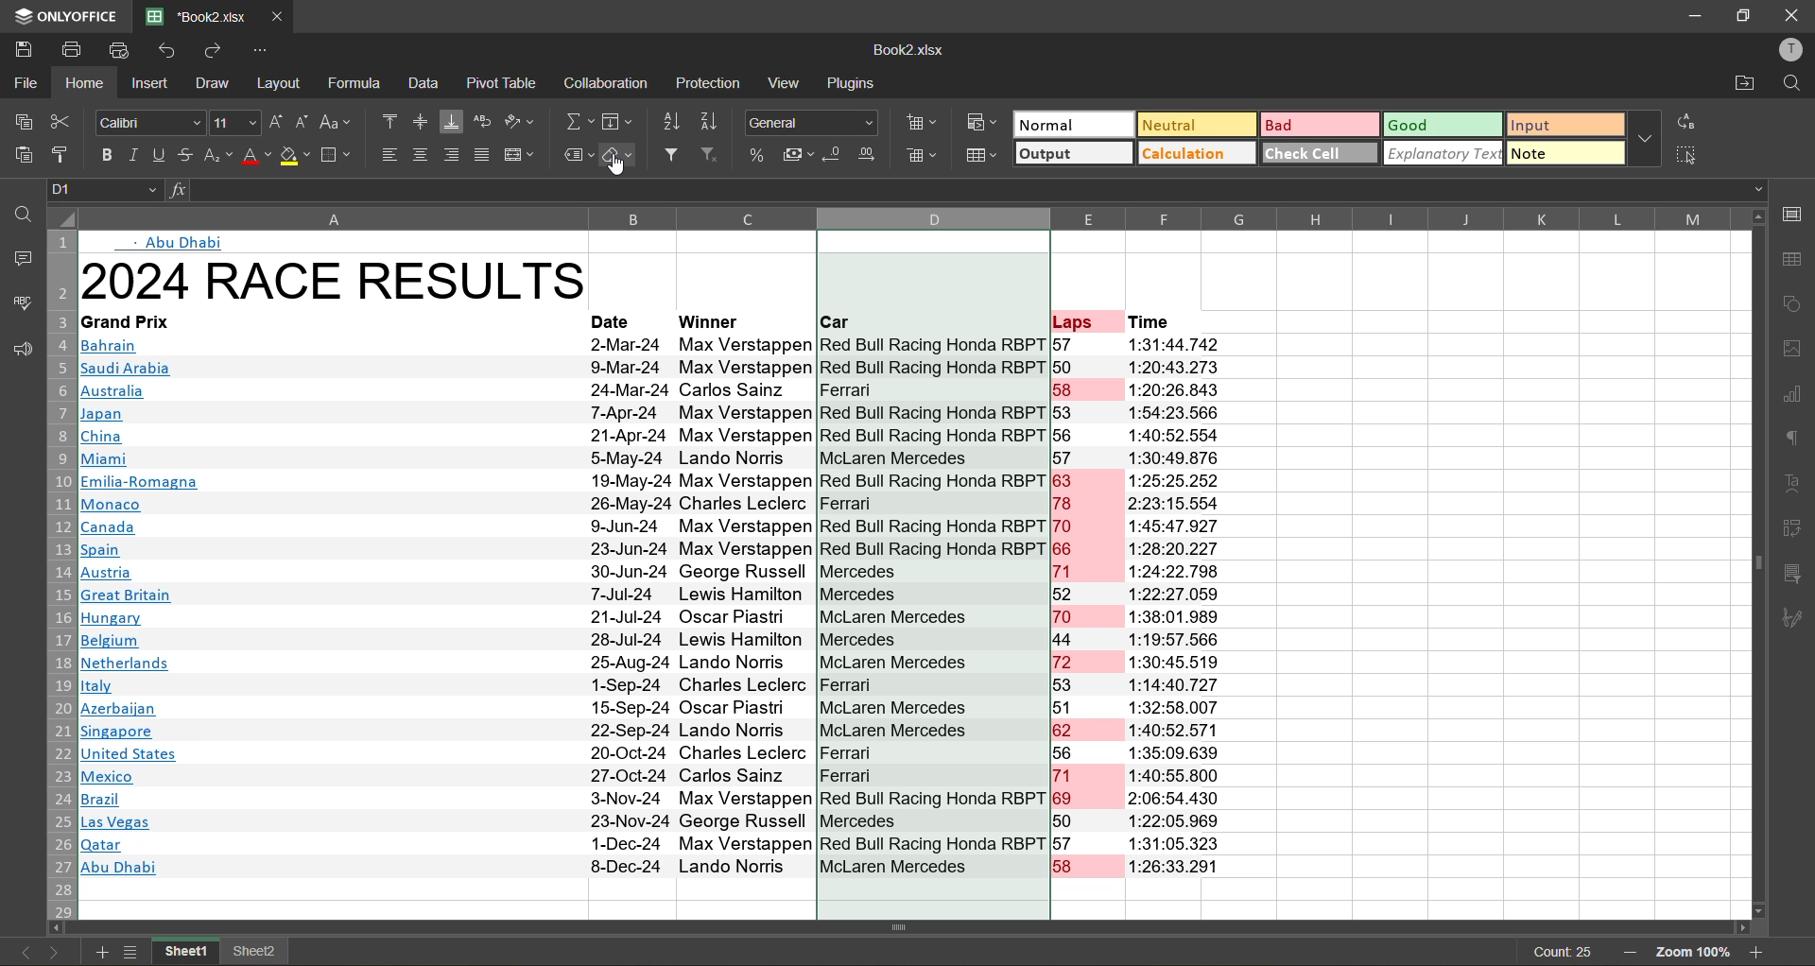 This screenshot has height=966, width=1815. I want to click on print, so click(74, 47).